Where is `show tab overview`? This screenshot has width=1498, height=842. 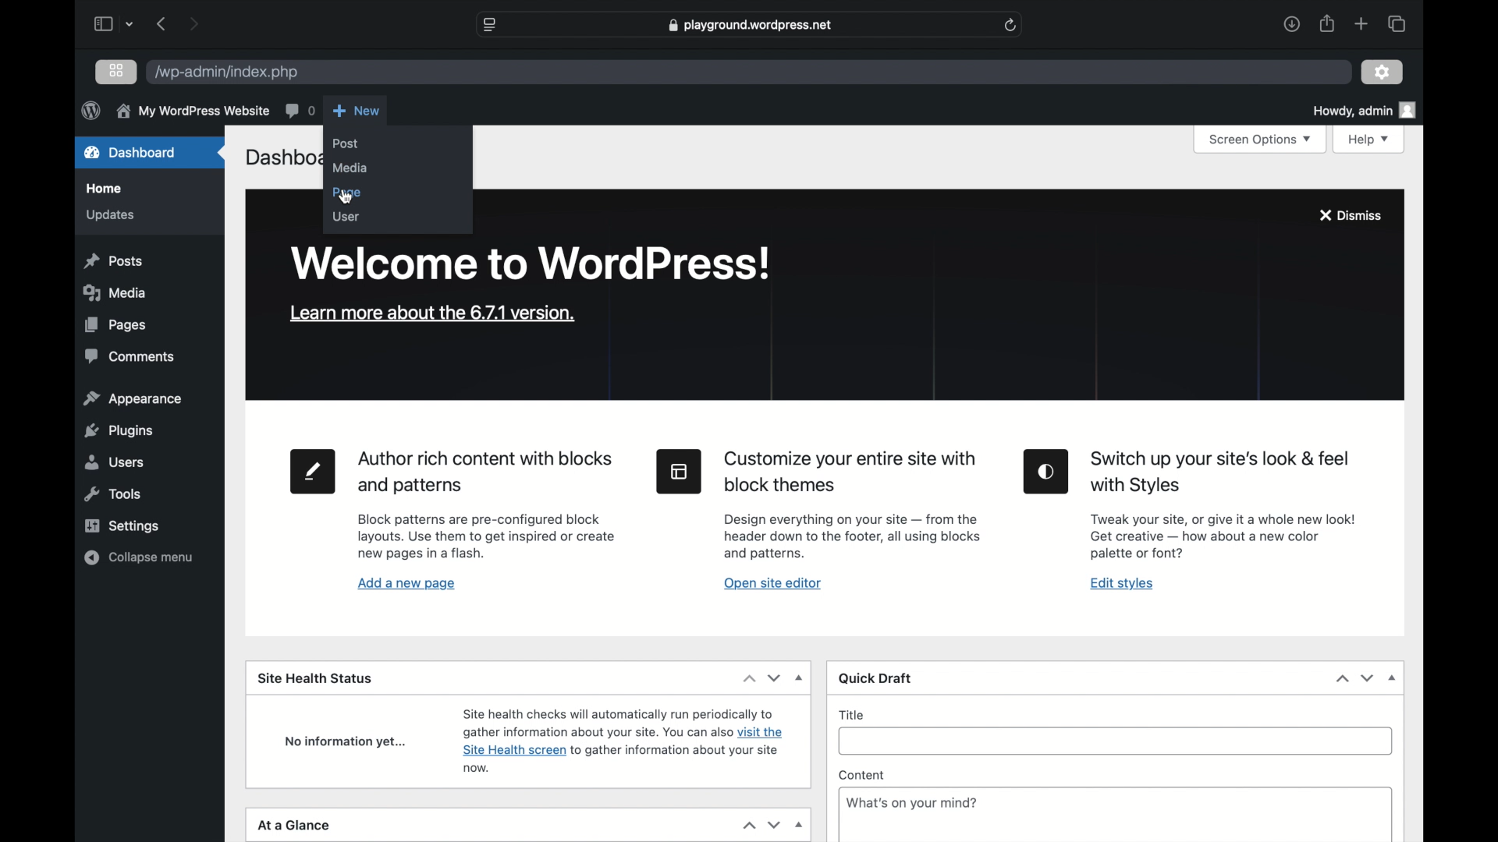 show tab overview is located at coordinates (1397, 23).